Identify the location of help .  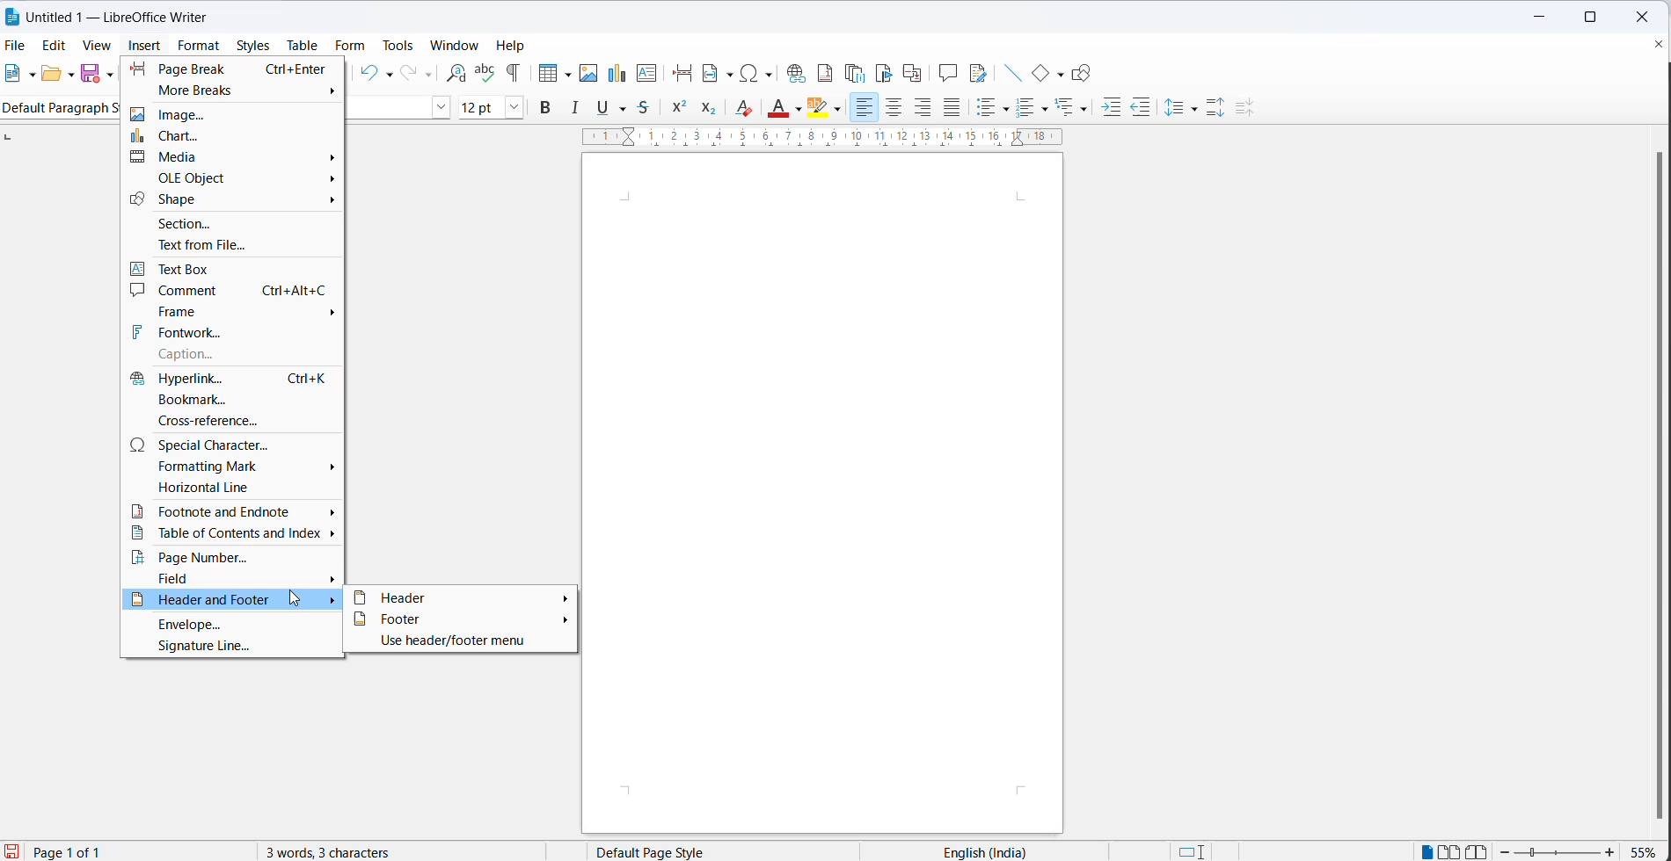
(515, 46).